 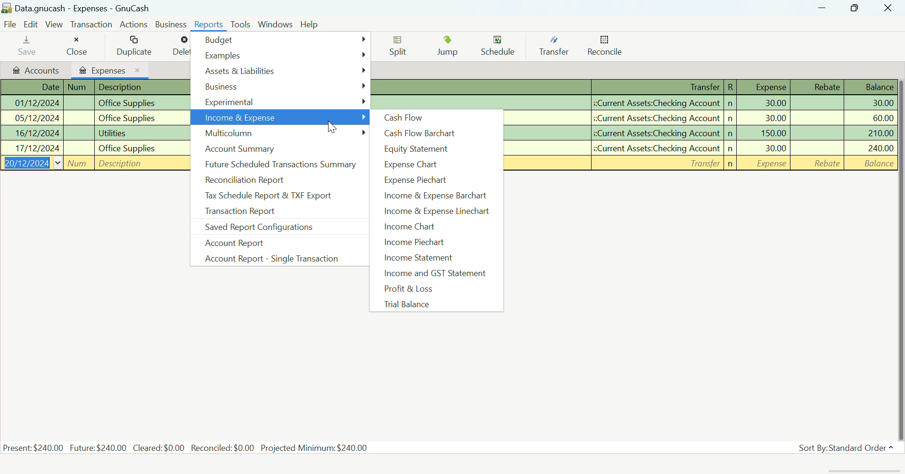 What do you see at coordinates (314, 447) in the screenshot?
I see `Projected` at bounding box center [314, 447].